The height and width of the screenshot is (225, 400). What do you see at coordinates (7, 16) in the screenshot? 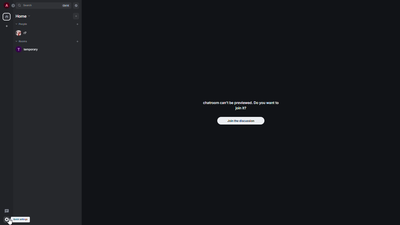
I see `home` at bounding box center [7, 16].